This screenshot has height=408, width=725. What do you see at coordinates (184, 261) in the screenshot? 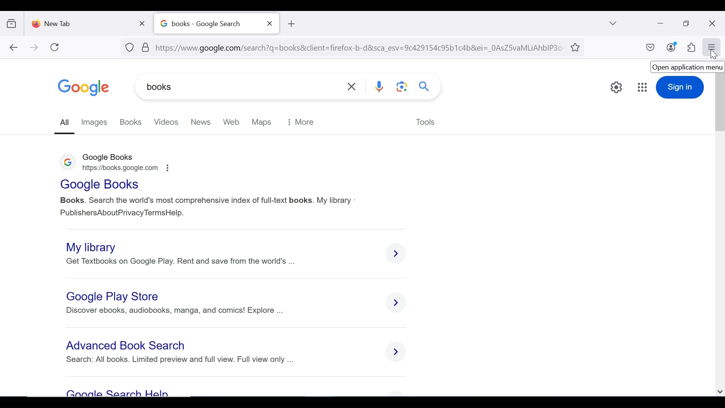
I see `get the textbooks on Google Play. Rent and save from the world's finest` at bounding box center [184, 261].